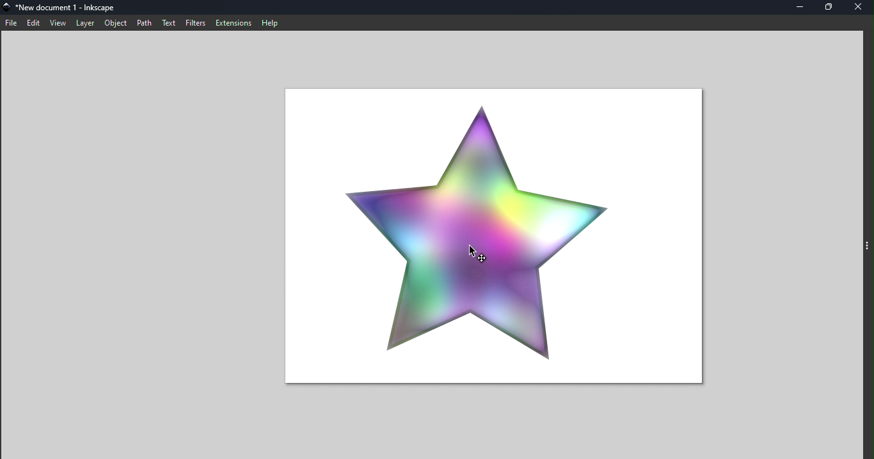  What do you see at coordinates (859, 7) in the screenshot?
I see `Close` at bounding box center [859, 7].